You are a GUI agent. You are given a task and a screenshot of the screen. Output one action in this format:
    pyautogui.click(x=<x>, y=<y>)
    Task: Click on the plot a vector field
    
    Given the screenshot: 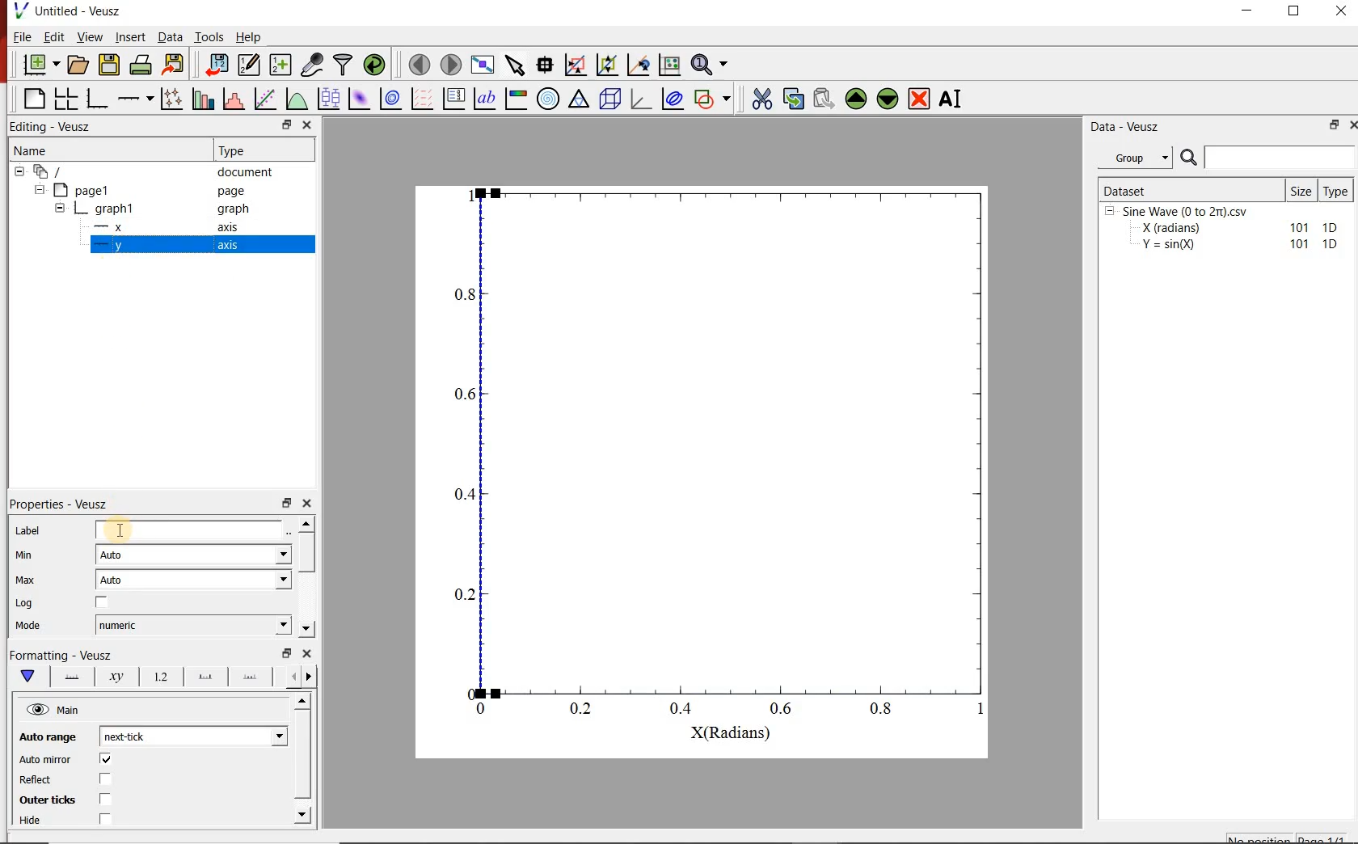 What is the action you would take?
    pyautogui.click(x=423, y=98)
    